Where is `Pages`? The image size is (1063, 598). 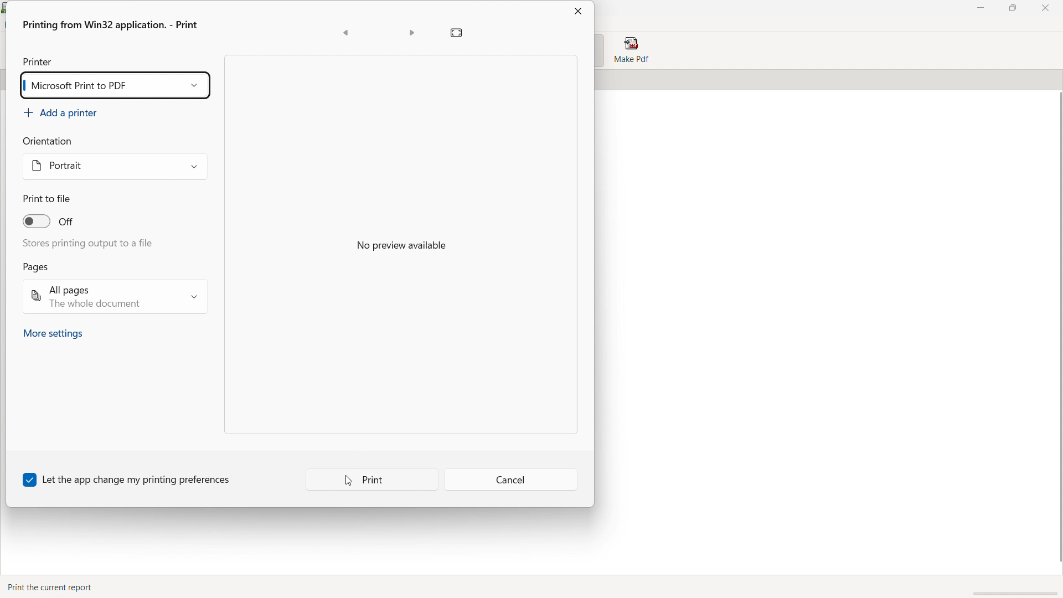
Pages is located at coordinates (35, 267).